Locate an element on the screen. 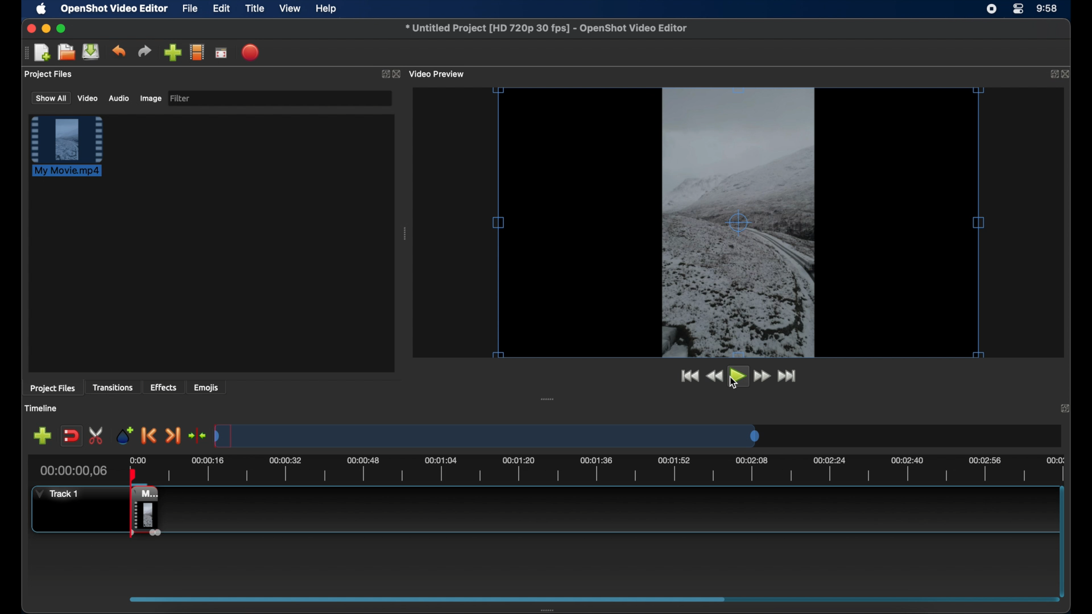 The width and height of the screenshot is (1092, 614). next marker is located at coordinates (173, 437).